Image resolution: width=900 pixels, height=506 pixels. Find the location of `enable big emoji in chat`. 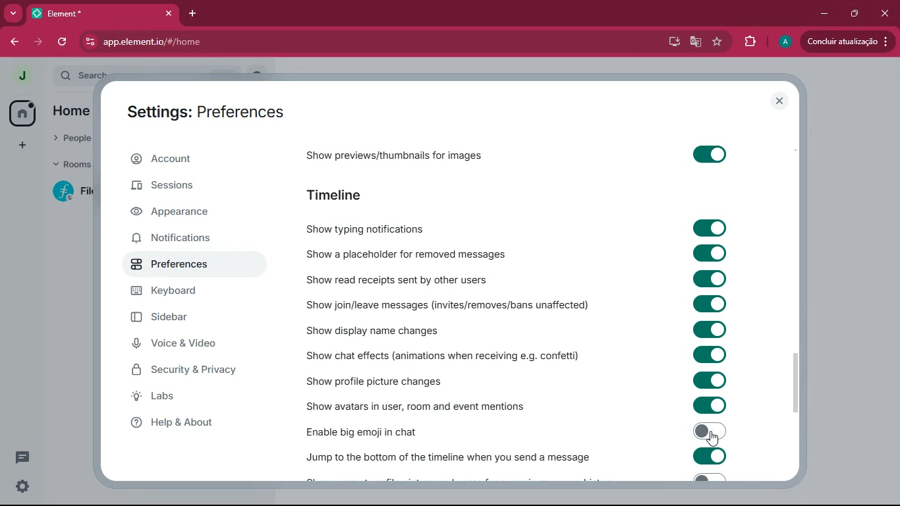

enable big emoji in chat is located at coordinates (383, 429).